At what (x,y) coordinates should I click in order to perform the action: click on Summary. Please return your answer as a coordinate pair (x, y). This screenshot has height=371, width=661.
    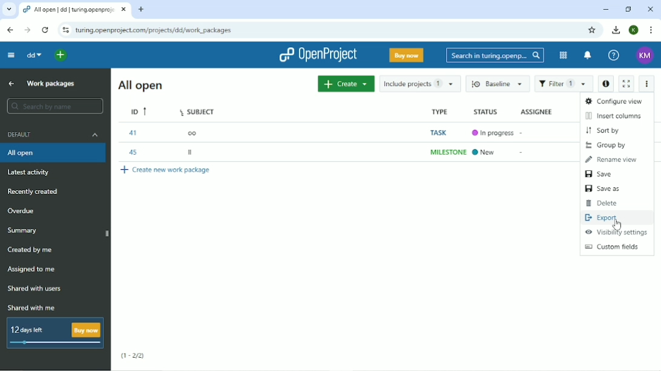
    Looking at the image, I should click on (22, 231).